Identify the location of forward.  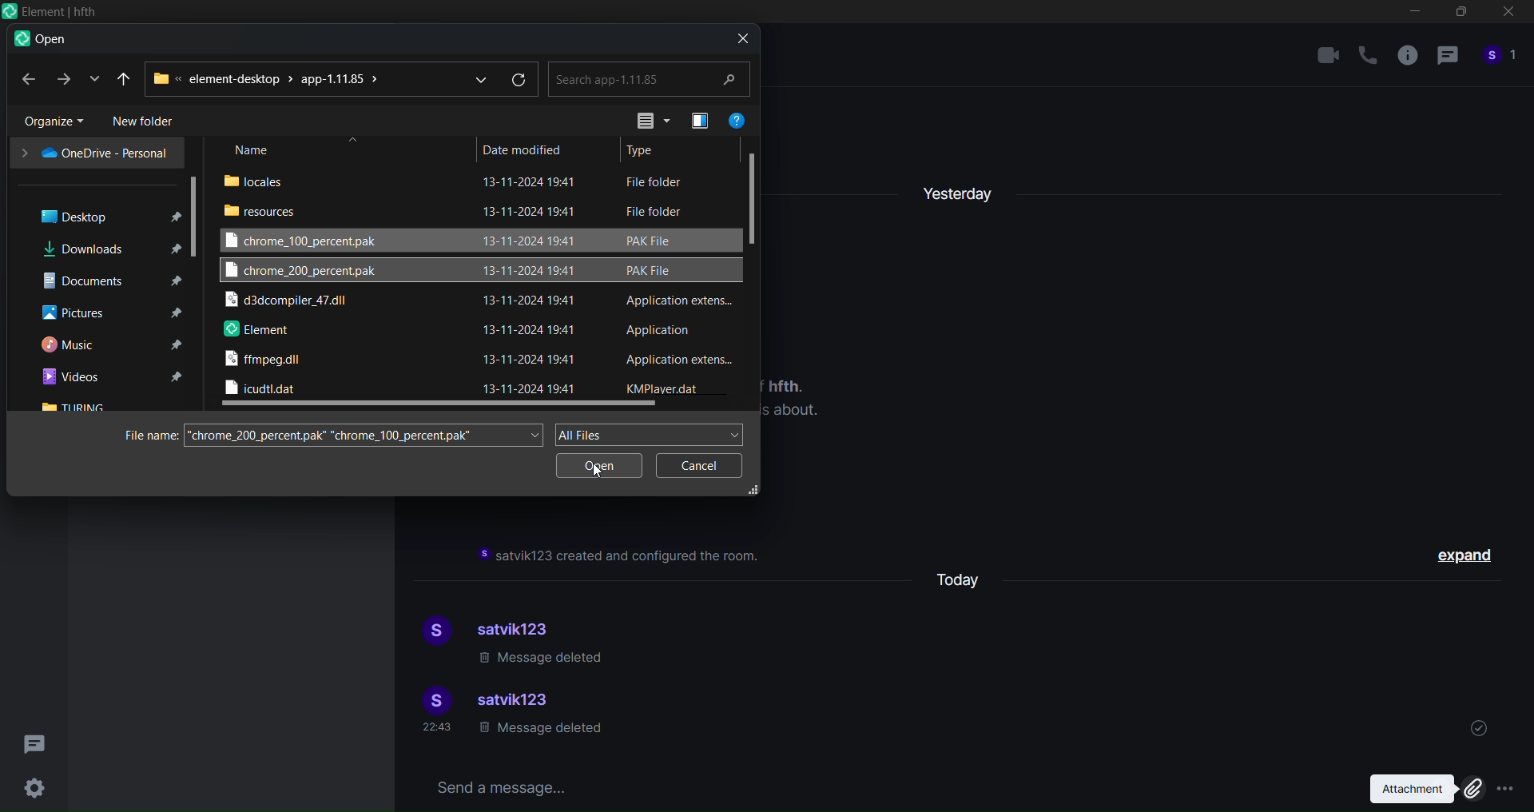
(62, 79).